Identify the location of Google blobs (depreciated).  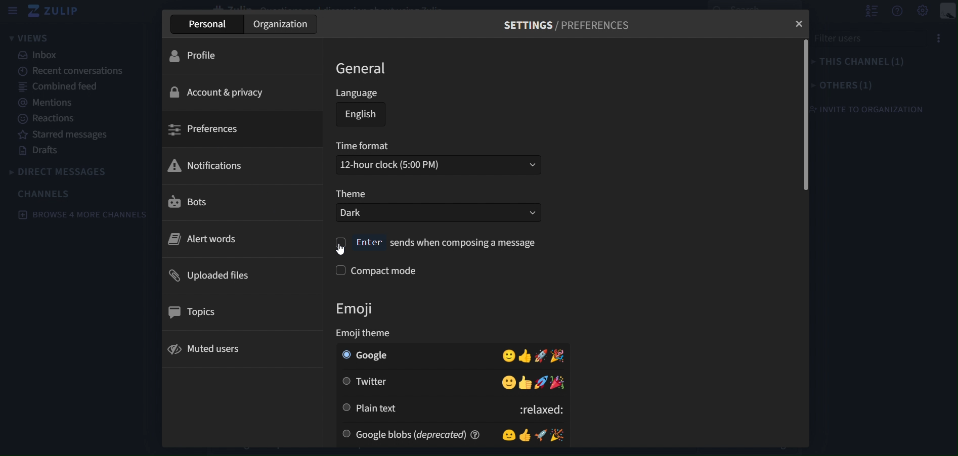
(425, 434).